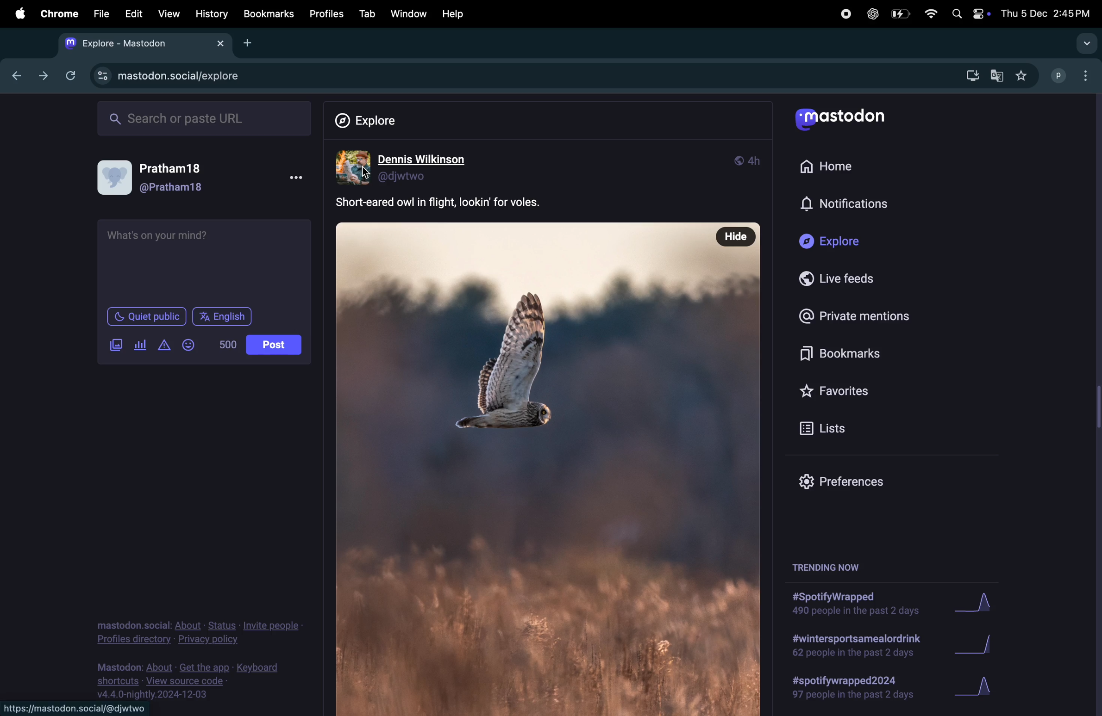 Image resolution: width=1102 pixels, height=716 pixels. What do you see at coordinates (269, 14) in the screenshot?
I see `Bookmark` at bounding box center [269, 14].